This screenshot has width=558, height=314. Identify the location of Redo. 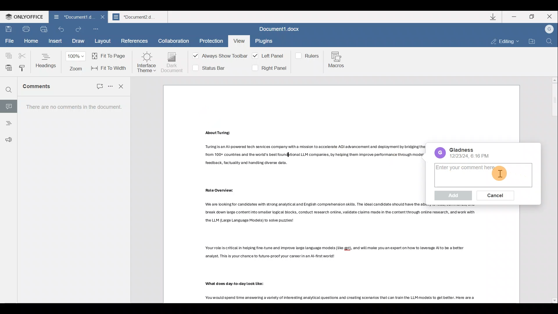
(79, 29).